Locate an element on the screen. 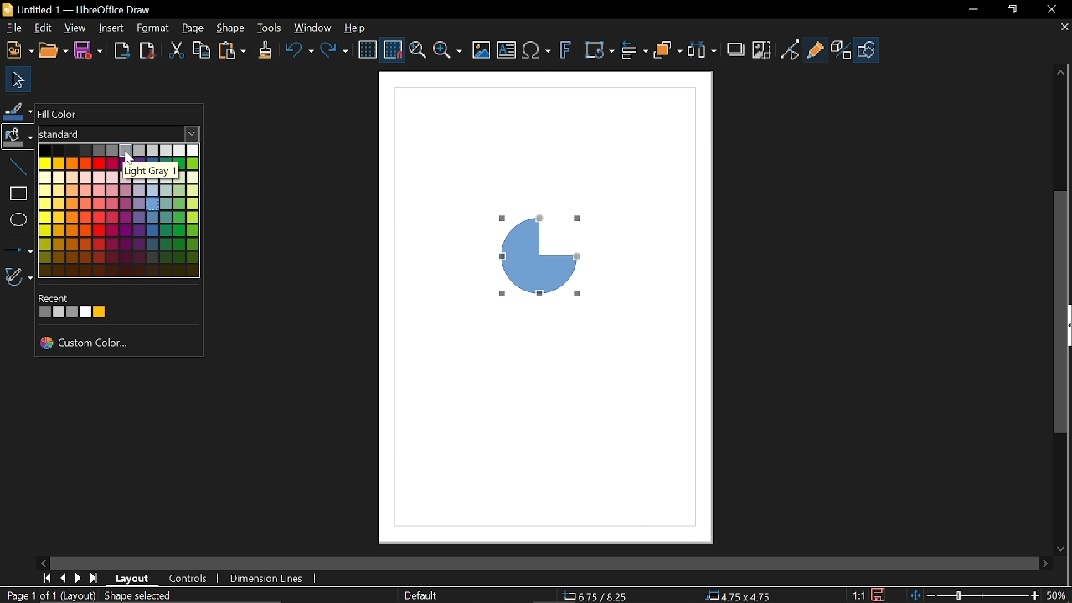  Controls is located at coordinates (188, 579).